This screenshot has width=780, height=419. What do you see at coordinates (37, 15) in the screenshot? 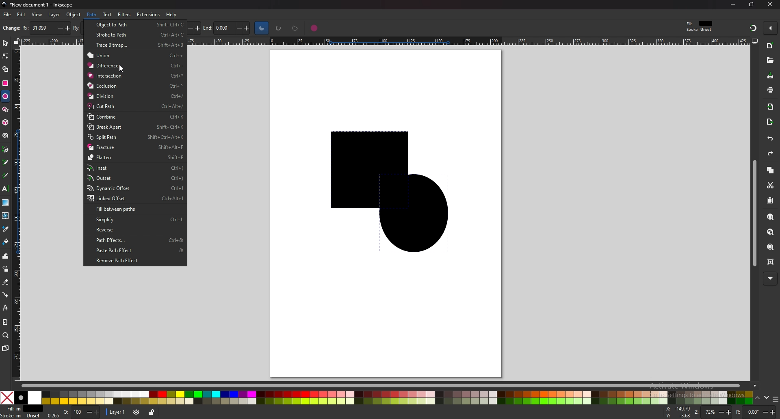
I see `view` at bounding box center [37, 15].